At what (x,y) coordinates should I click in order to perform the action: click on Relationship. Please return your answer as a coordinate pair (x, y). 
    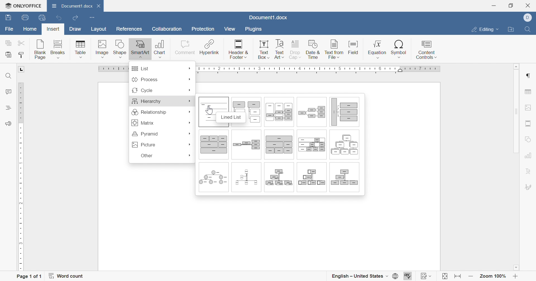
    Looking at the image, I should click on (149, 112).